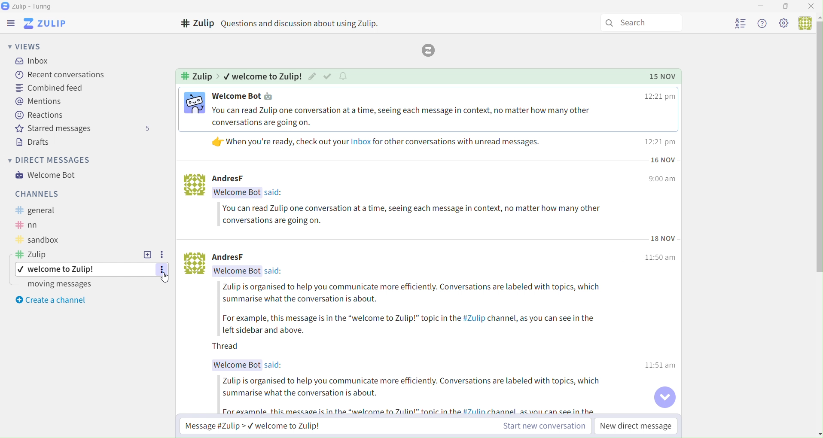  Describe the element at coordinates (48, 88) in the screenshot. I see `Combined Feed` at that location.